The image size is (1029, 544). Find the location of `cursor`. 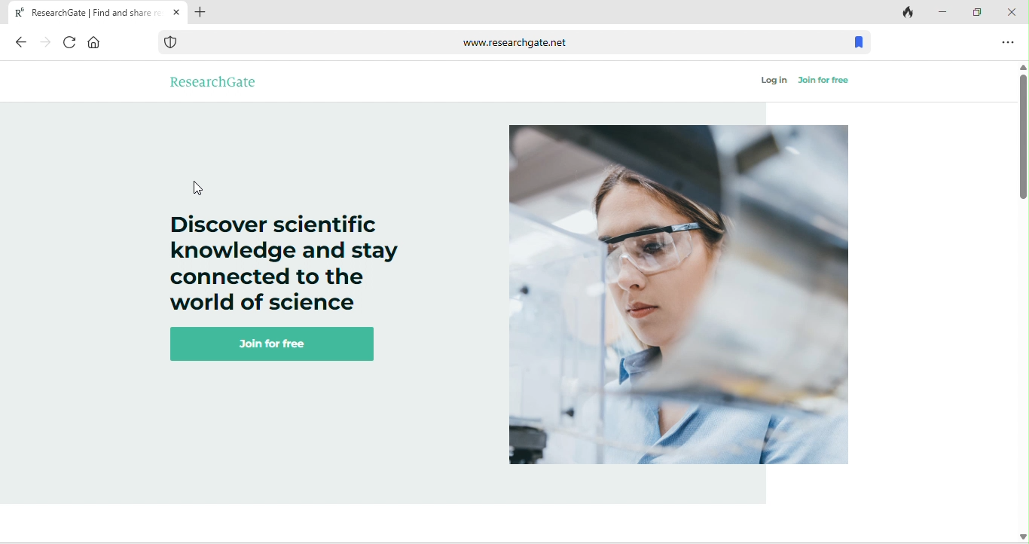

cursor is located at coordinates (198, 188).